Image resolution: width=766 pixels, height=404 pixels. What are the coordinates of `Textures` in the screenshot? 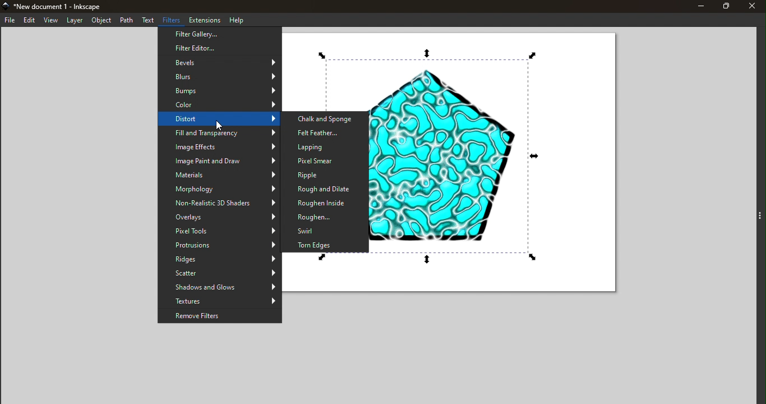 It's located at (220, 301).